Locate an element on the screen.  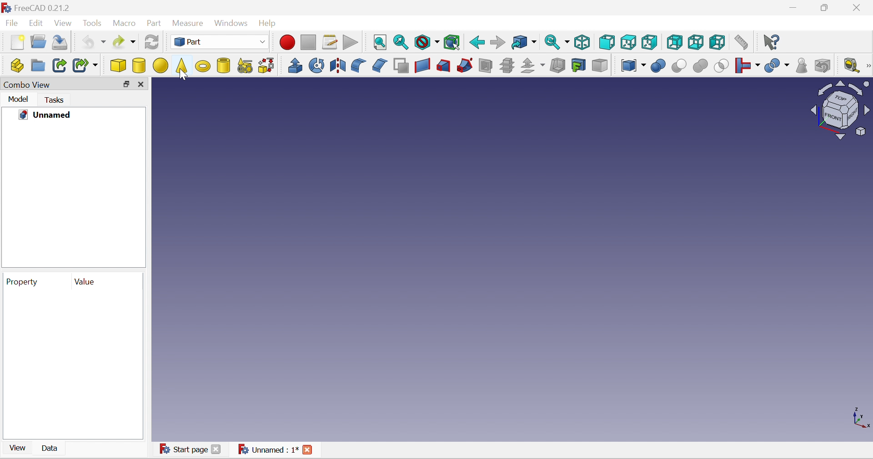
Restore down is located at coordinates (824, 9).